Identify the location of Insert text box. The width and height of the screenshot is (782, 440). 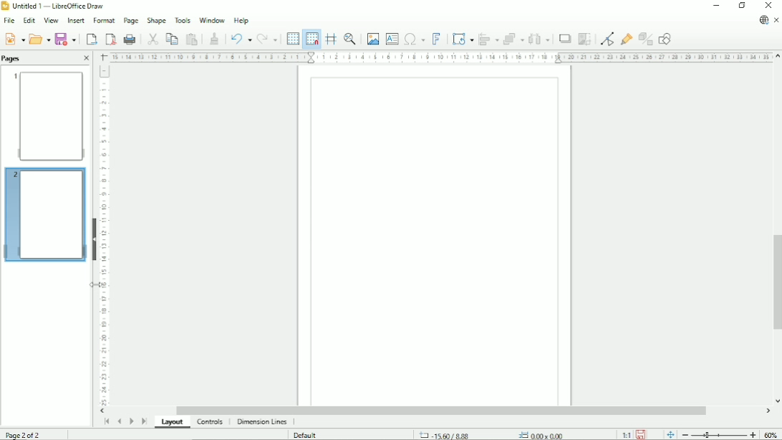
(392, 38).